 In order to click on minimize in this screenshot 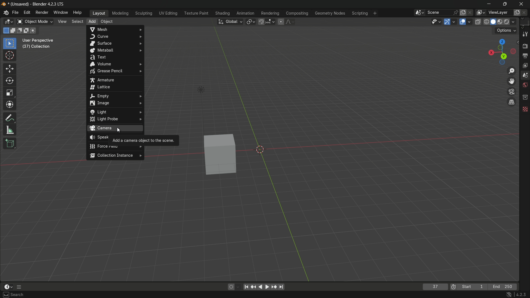, I will do `click(487, 4)`.